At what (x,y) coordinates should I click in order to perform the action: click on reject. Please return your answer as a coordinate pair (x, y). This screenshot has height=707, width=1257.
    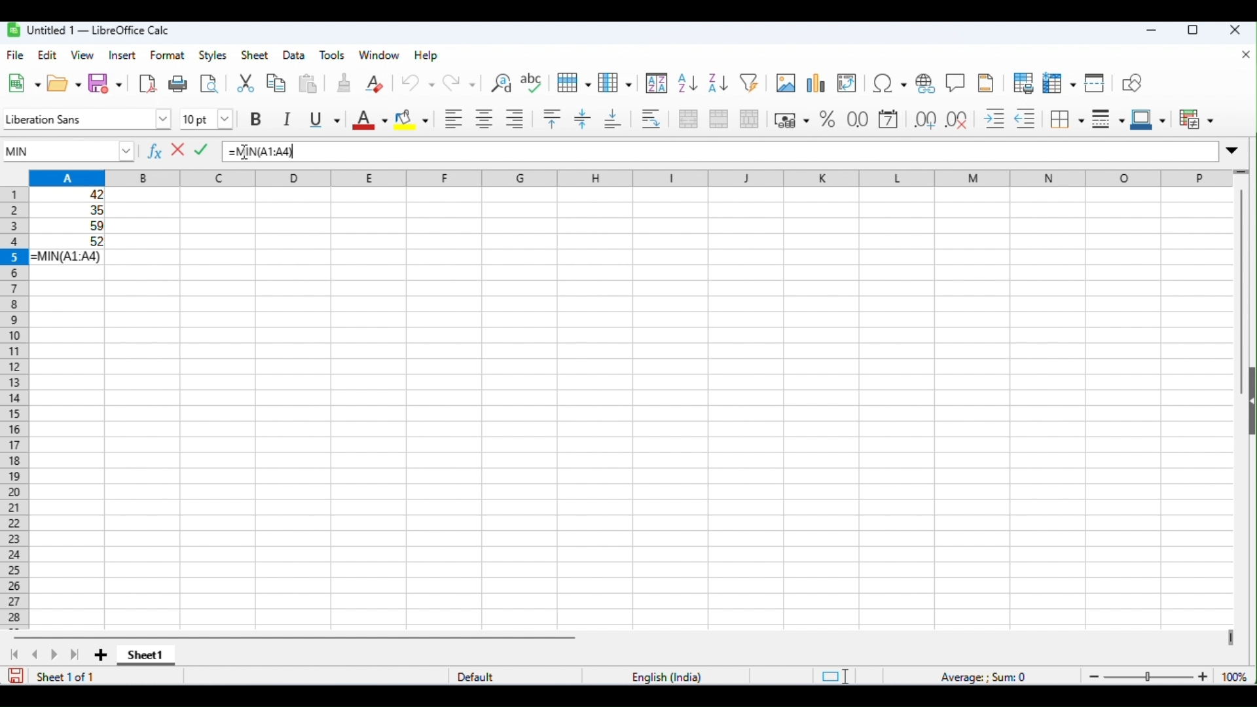
    Looking at the image, I should click on (179, 150).